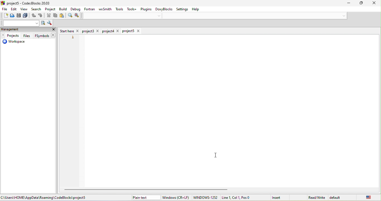 This screenshot has width=381, height=201. I want to click on plugins, so click(146, 9).